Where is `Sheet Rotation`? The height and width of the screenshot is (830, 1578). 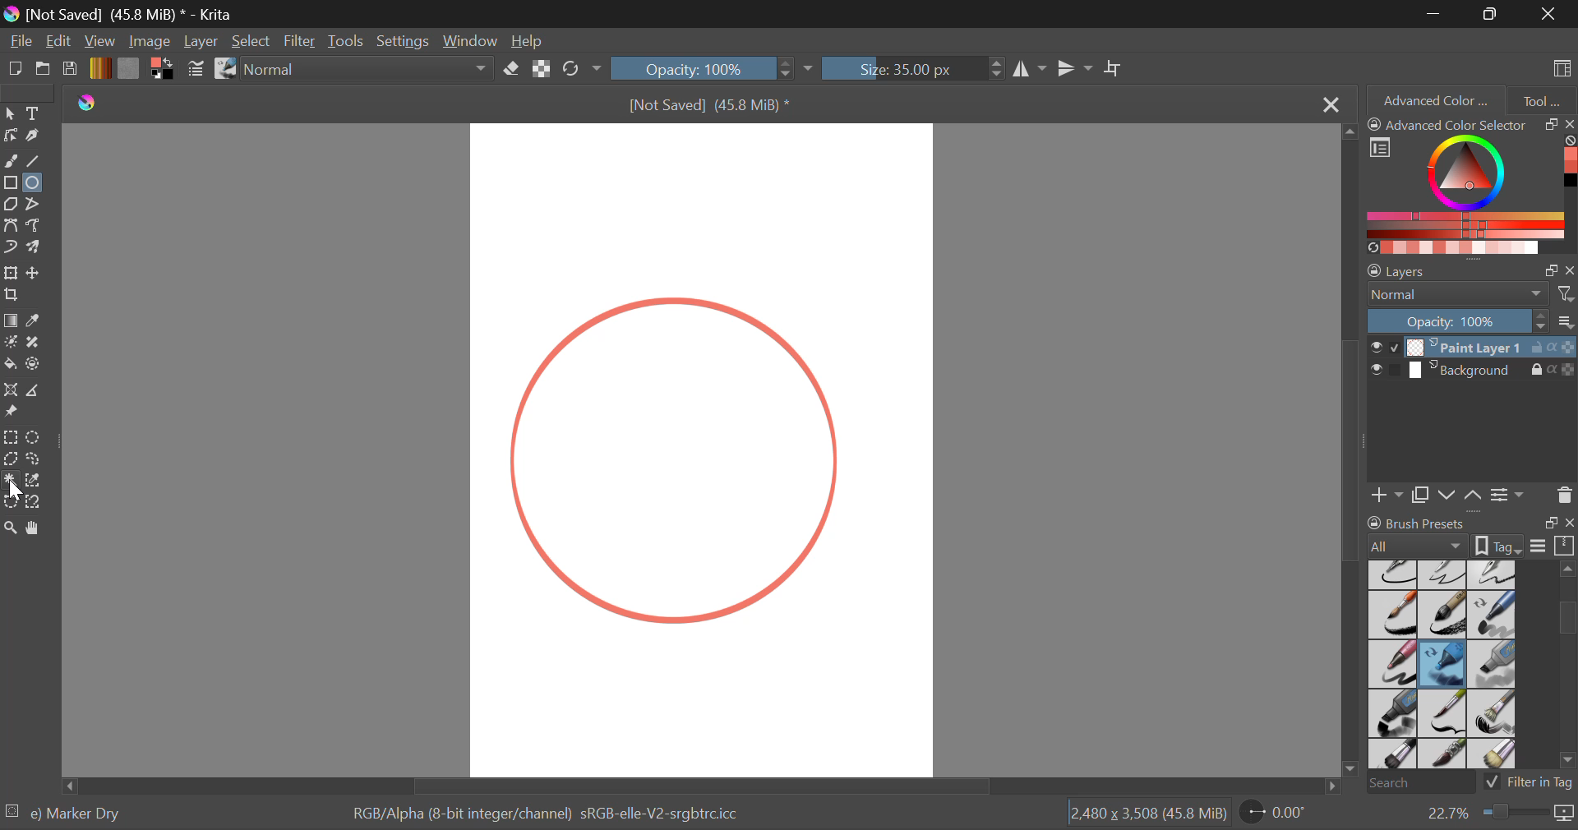
Sheet Rotation is located at coordinates (1282, 813).